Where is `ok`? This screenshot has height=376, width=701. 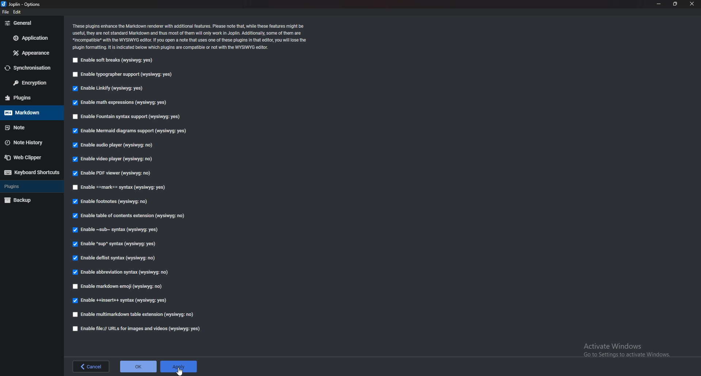
ok is located at coordinates (137, 367).